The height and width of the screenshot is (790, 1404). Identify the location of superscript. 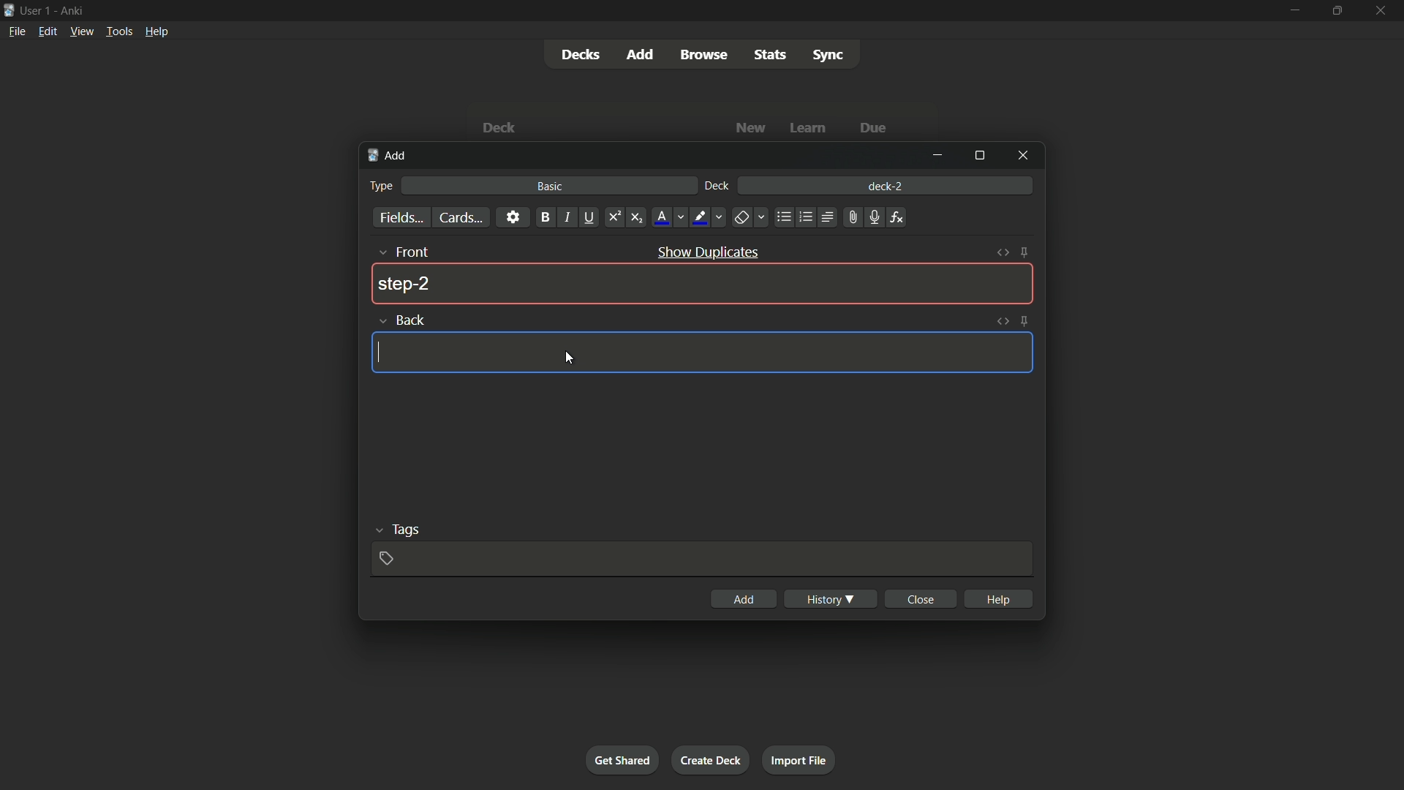
(614, 218).